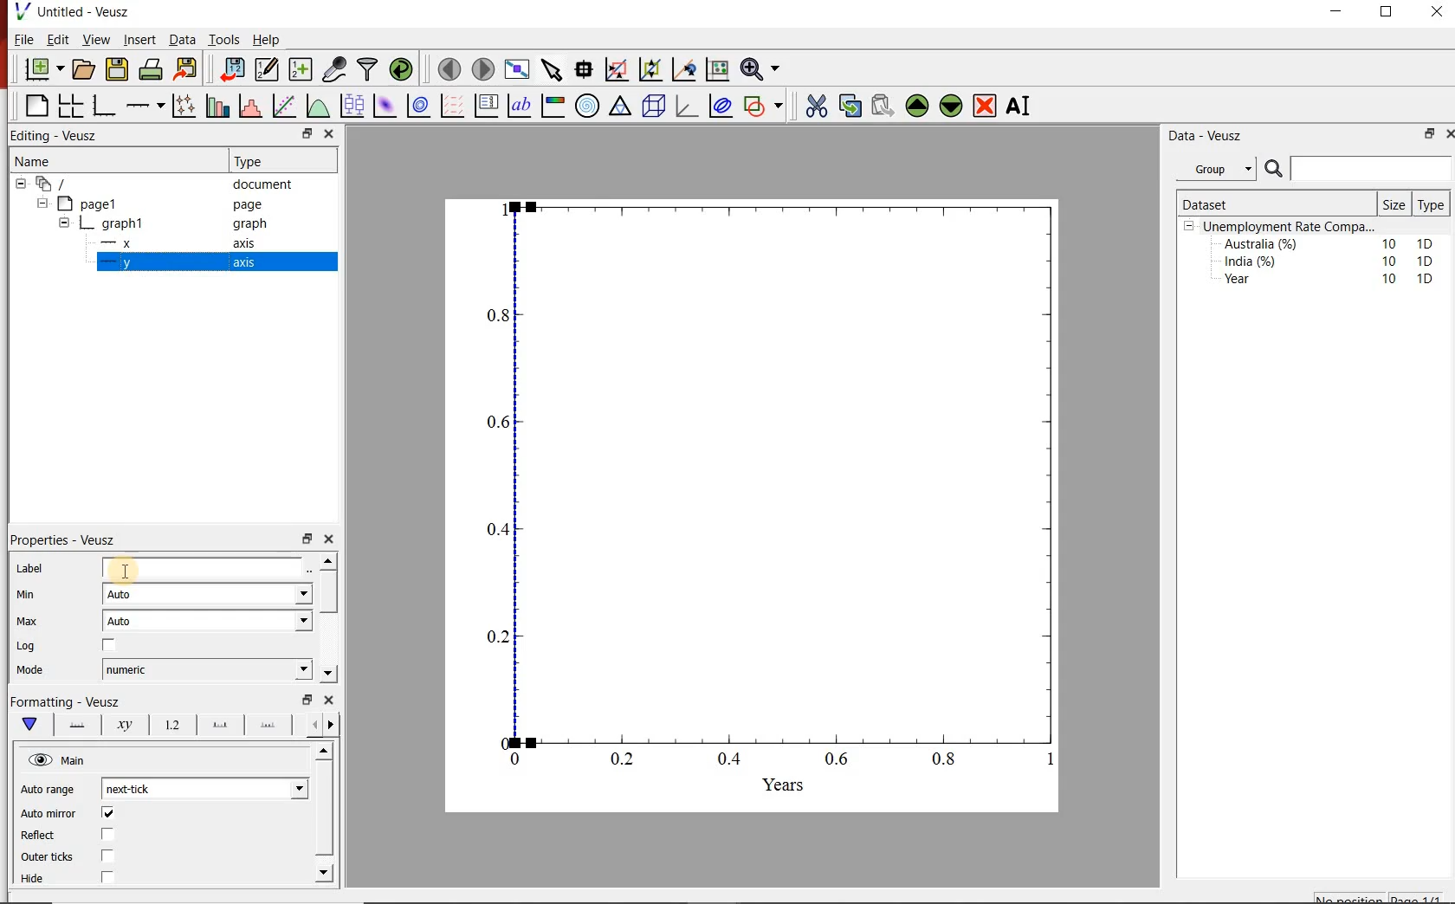 This screenshot has width=1455, height=904. Describe the element at coordinates (48, 857) in the screenshot. I see `Outer ticks` at that location.